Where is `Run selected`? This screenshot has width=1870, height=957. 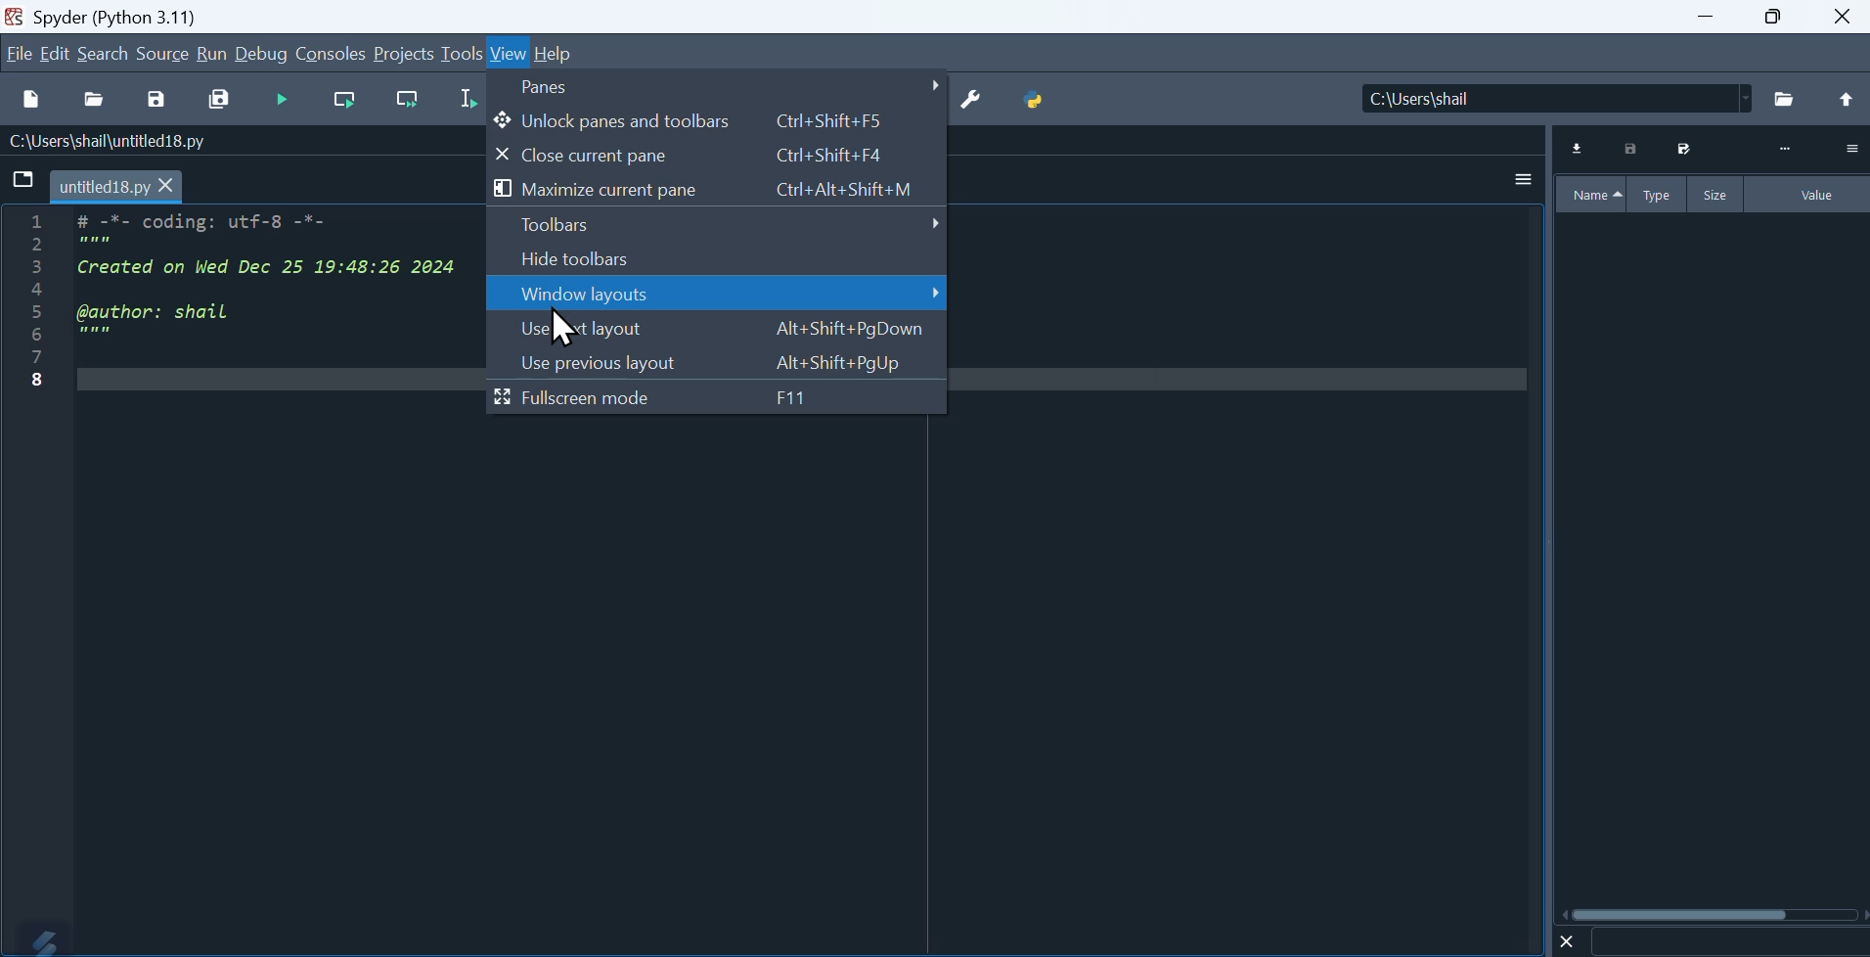 Run selected is located at coordinates (467, 100).